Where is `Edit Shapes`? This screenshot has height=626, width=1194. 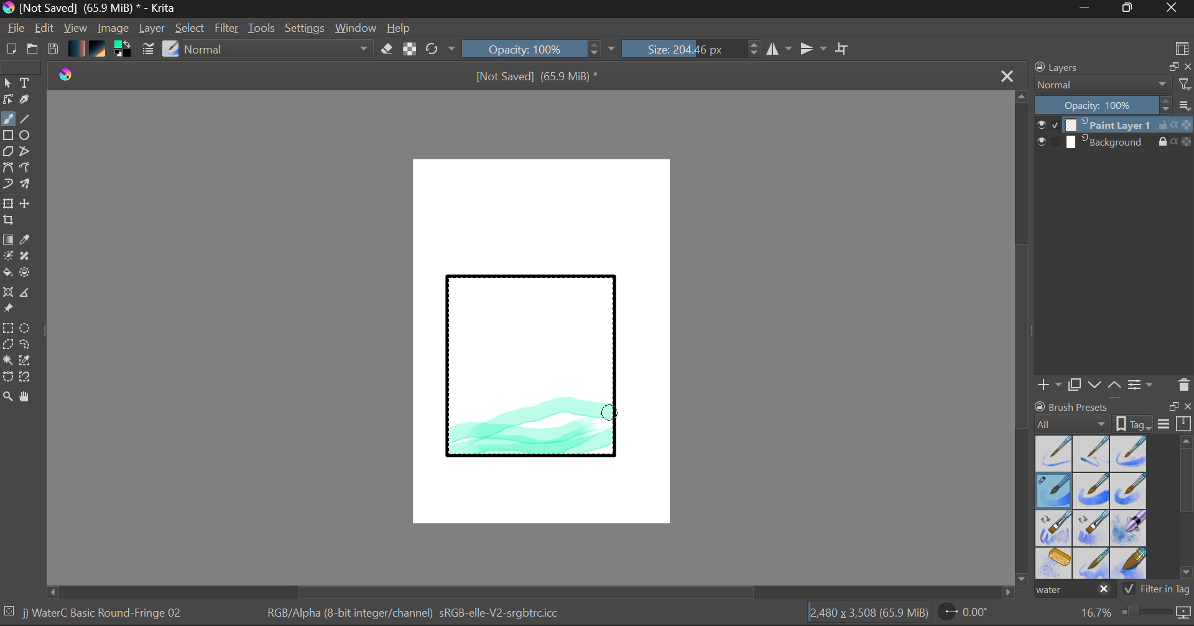 Edit Shapes is located at coordinates (7, 101).